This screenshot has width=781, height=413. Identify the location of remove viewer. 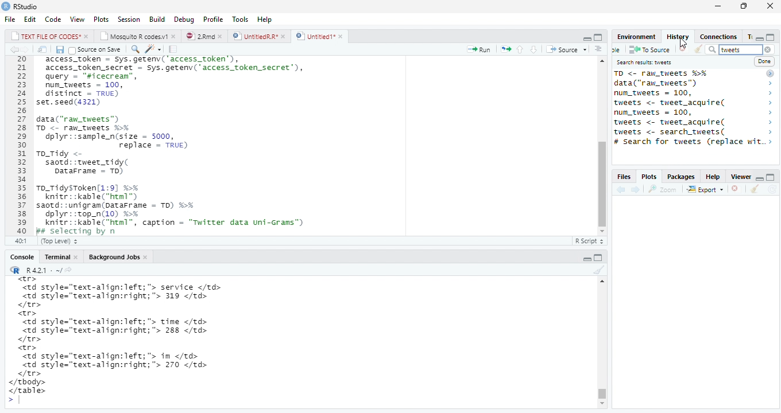
(738, 189).